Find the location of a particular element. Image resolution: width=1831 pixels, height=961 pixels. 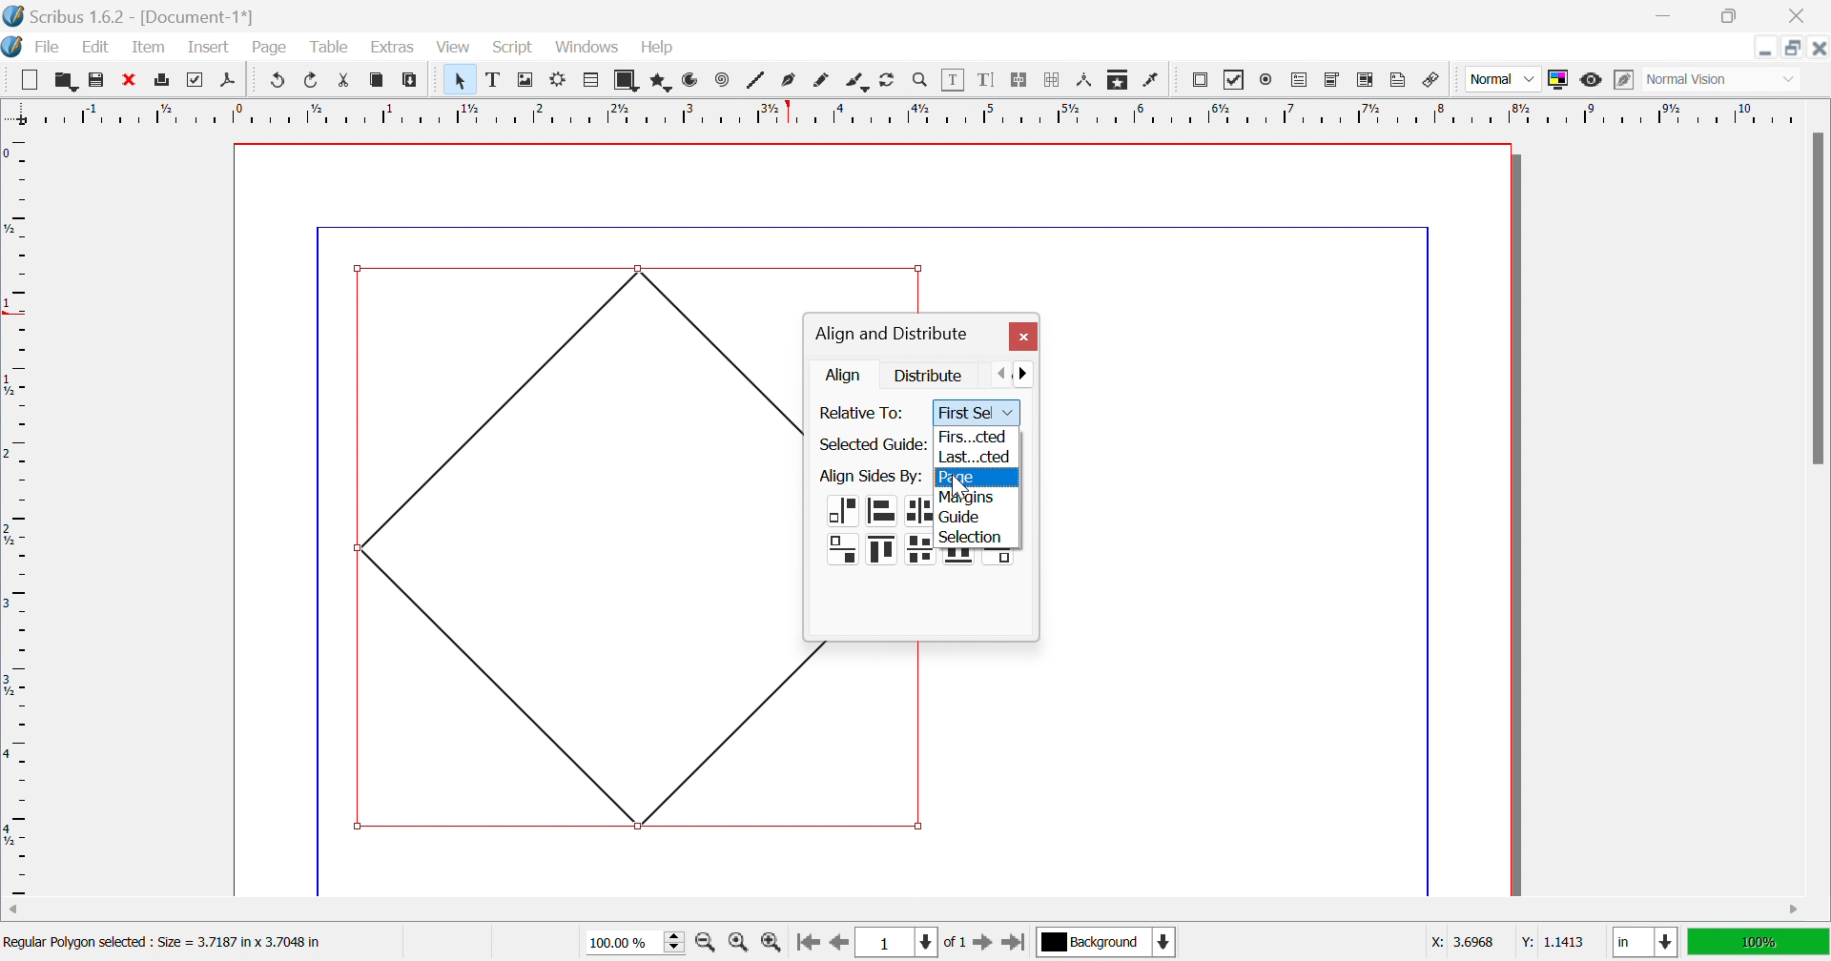

x: 3.6968 is located at coordinates (1465, 942).